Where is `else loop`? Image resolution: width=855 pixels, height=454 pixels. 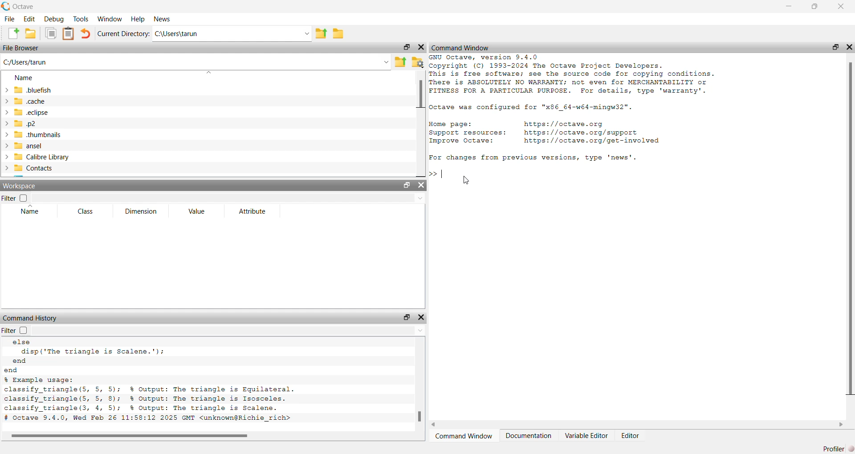
else loop is located at coordinates (98, 348).